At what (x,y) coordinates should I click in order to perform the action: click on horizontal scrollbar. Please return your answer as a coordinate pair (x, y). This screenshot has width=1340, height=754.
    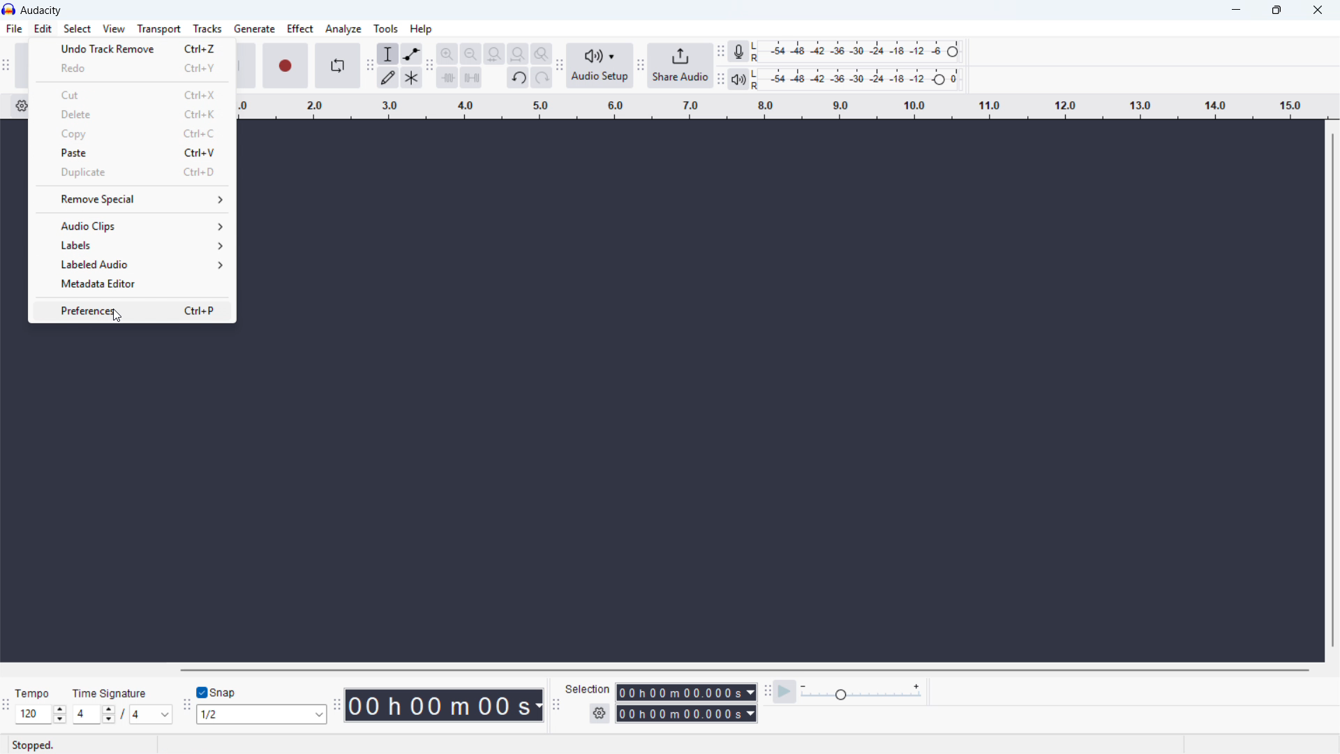
    Looking at the image, I should click on (743, 670).